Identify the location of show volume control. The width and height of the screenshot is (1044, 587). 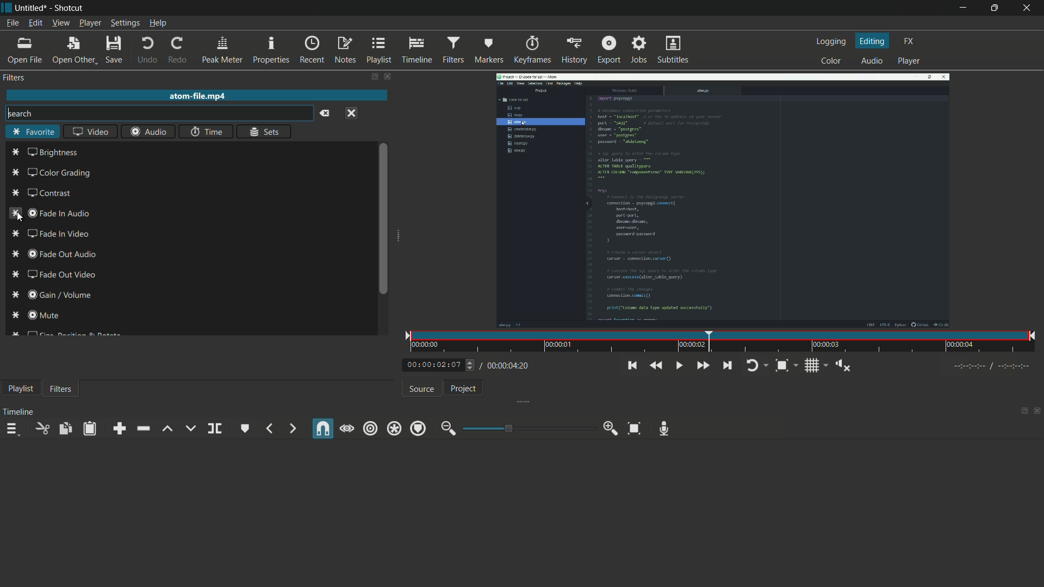
(843, 366).